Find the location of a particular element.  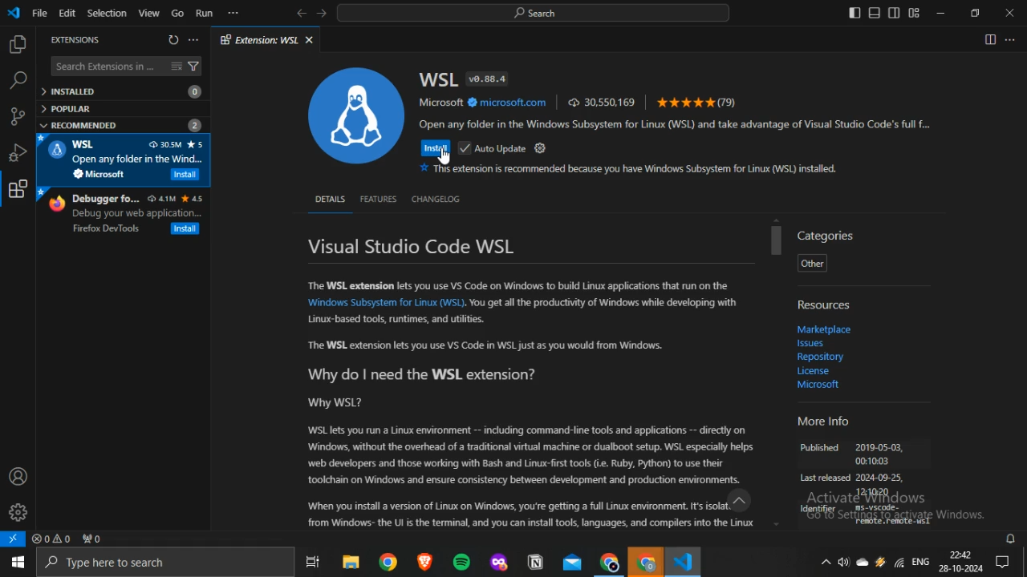

toggle panel is located at coordinates (874, 12).